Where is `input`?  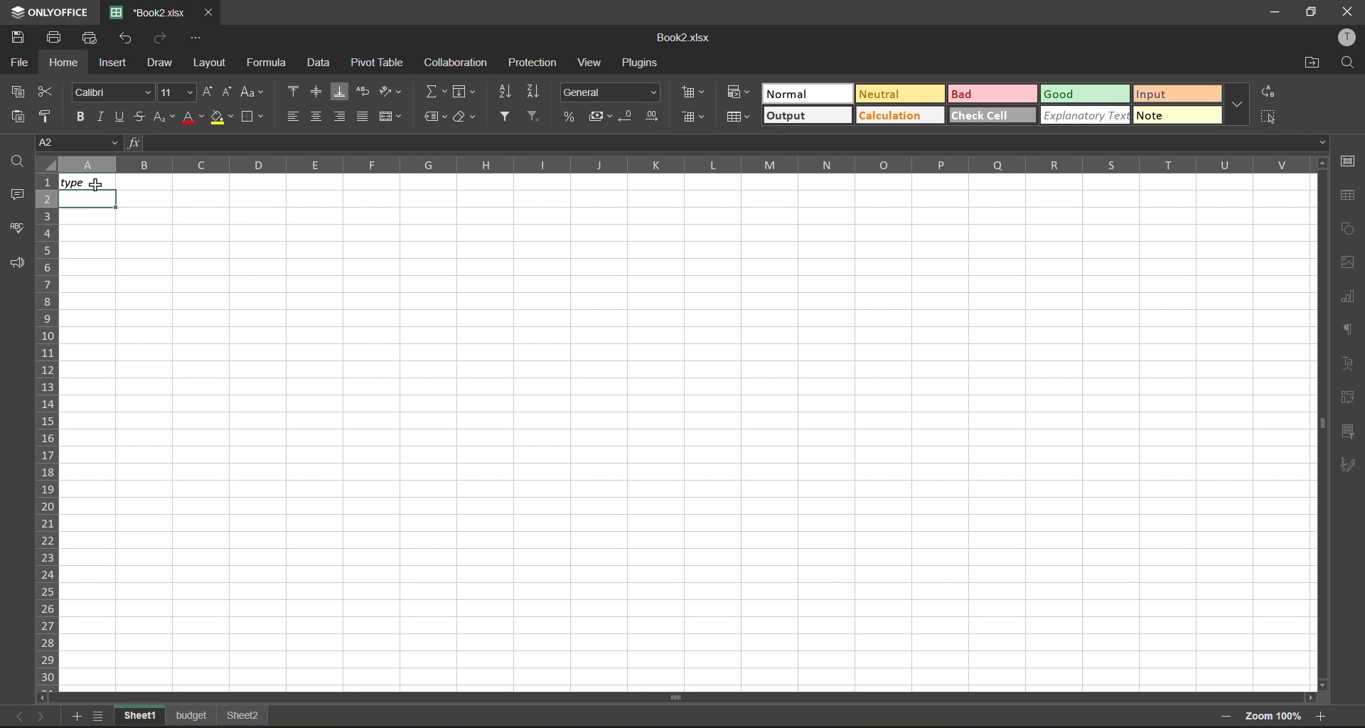
input is located at coordinates (1177, 96).